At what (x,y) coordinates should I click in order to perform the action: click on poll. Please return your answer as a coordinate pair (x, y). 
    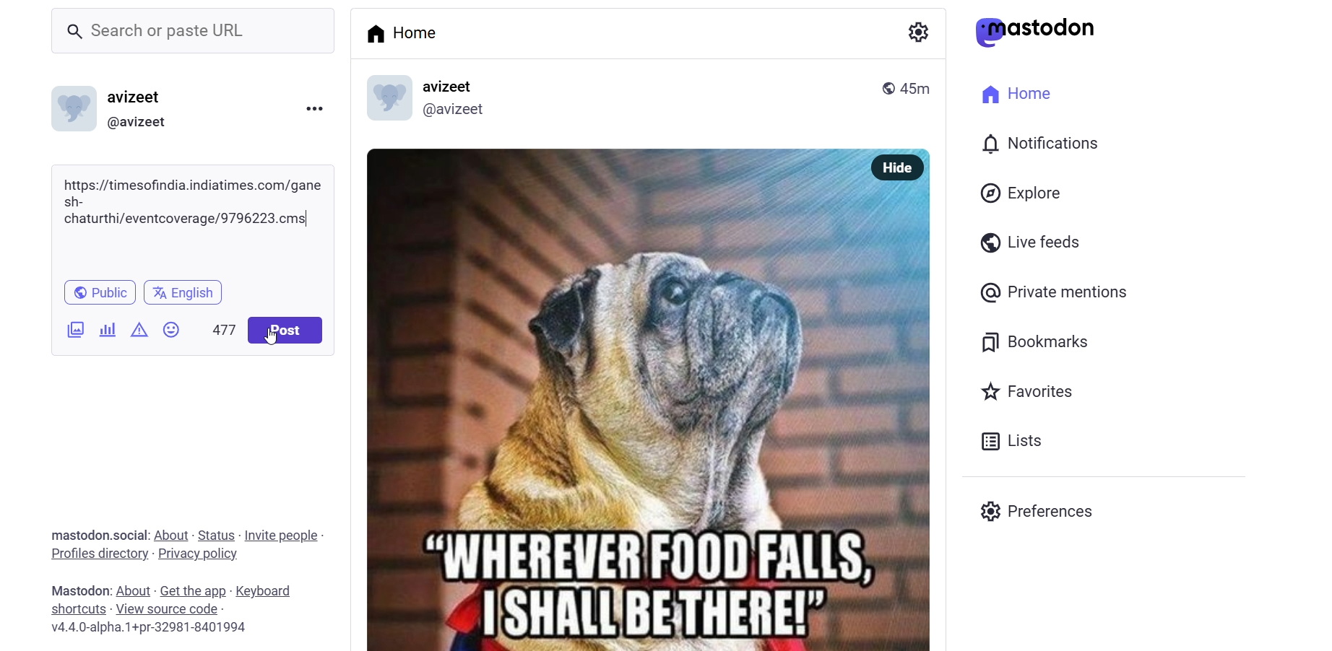
    Looking at the image, I should click on (106, 331).